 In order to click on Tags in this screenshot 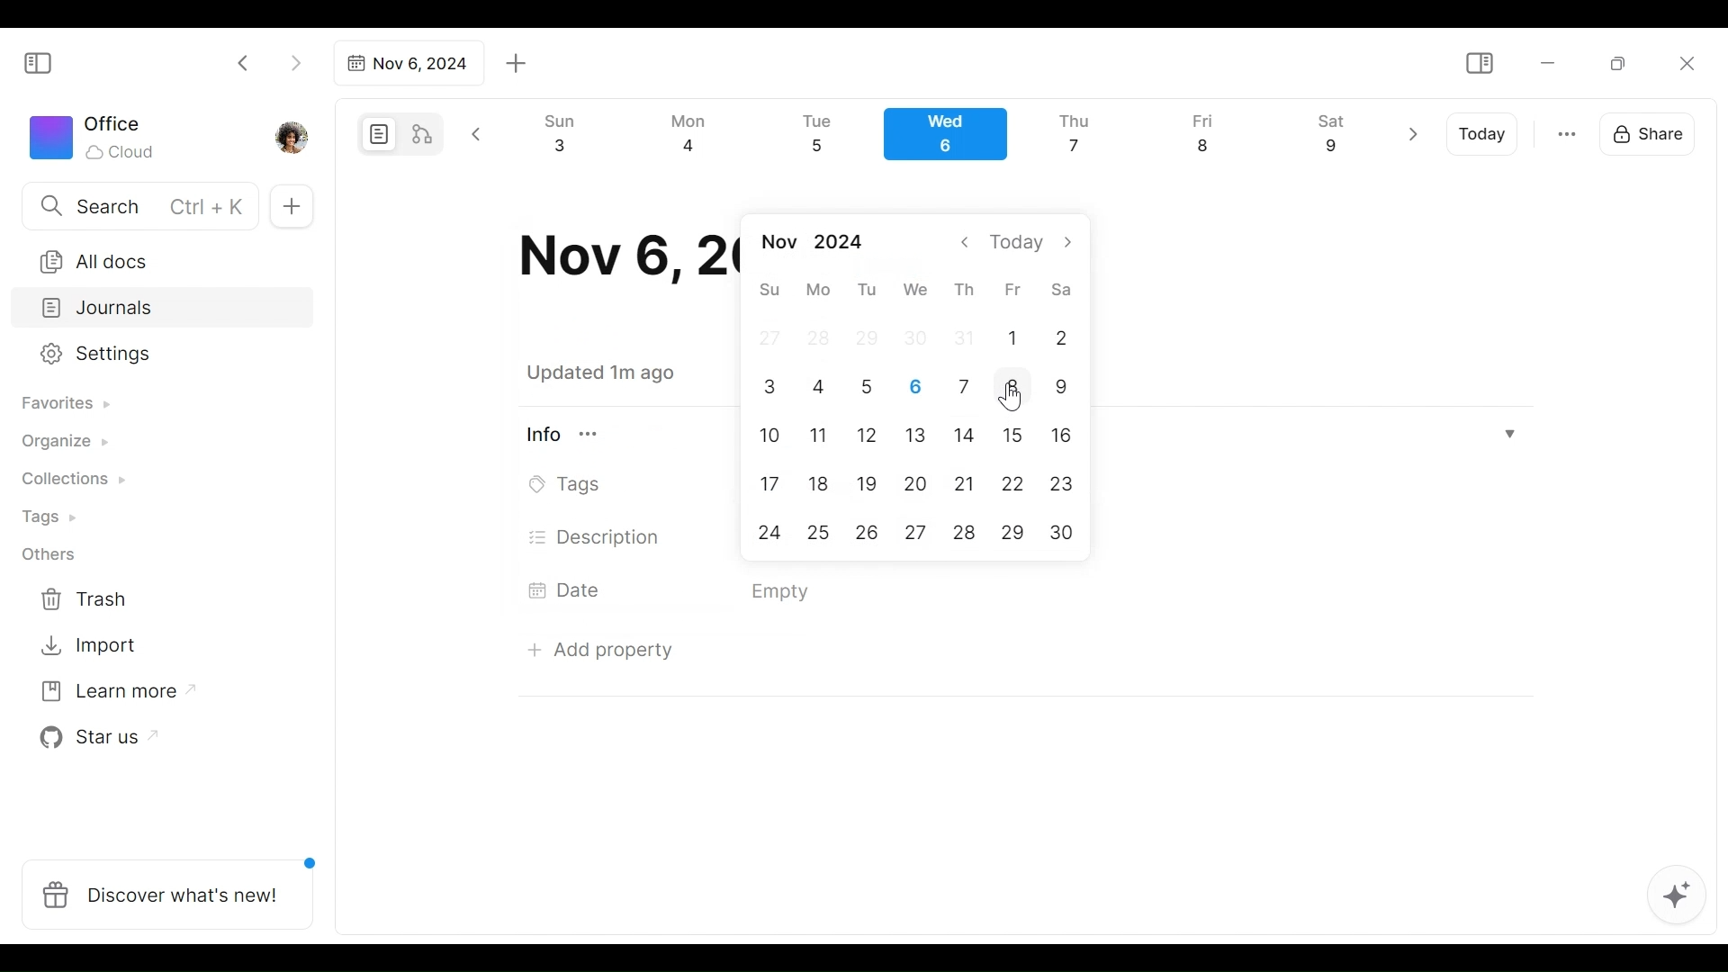, I will do `click(51, 519)`.